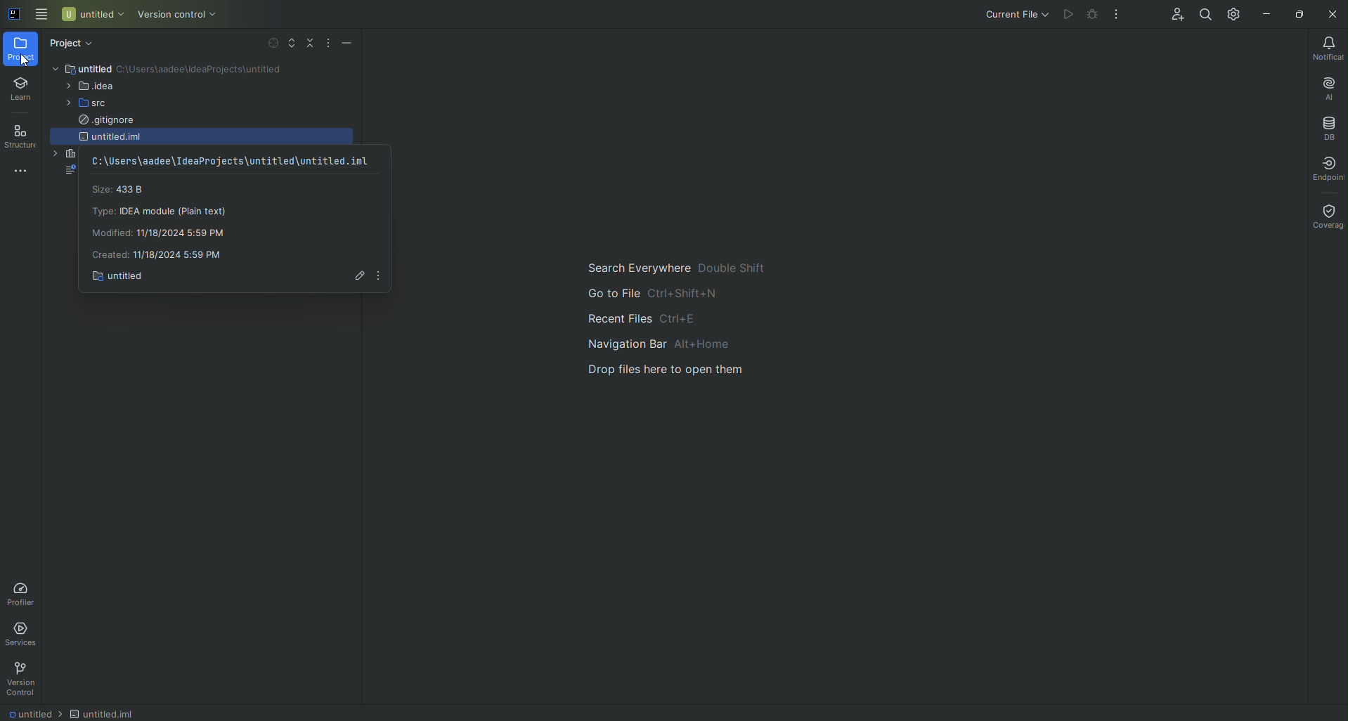 This screenshot has height=721, width=1348. What do you see at coordinates (91, 17) in the screenshot?
I see `Untitled` at bounding box center [91, 17].